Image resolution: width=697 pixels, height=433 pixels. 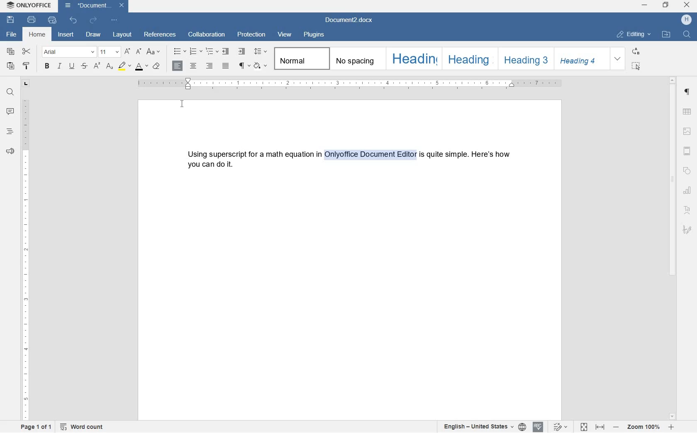 I want to click on ONLYOFFICE, so click(x=28, y=5).